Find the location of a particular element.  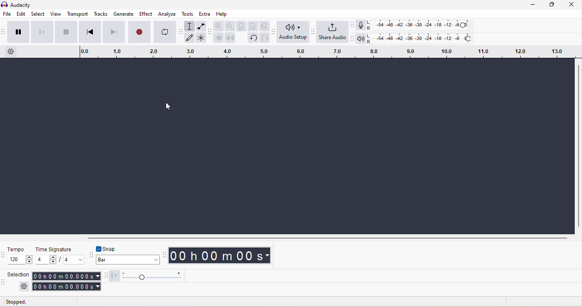

pause is located at coordinates (19, 32).